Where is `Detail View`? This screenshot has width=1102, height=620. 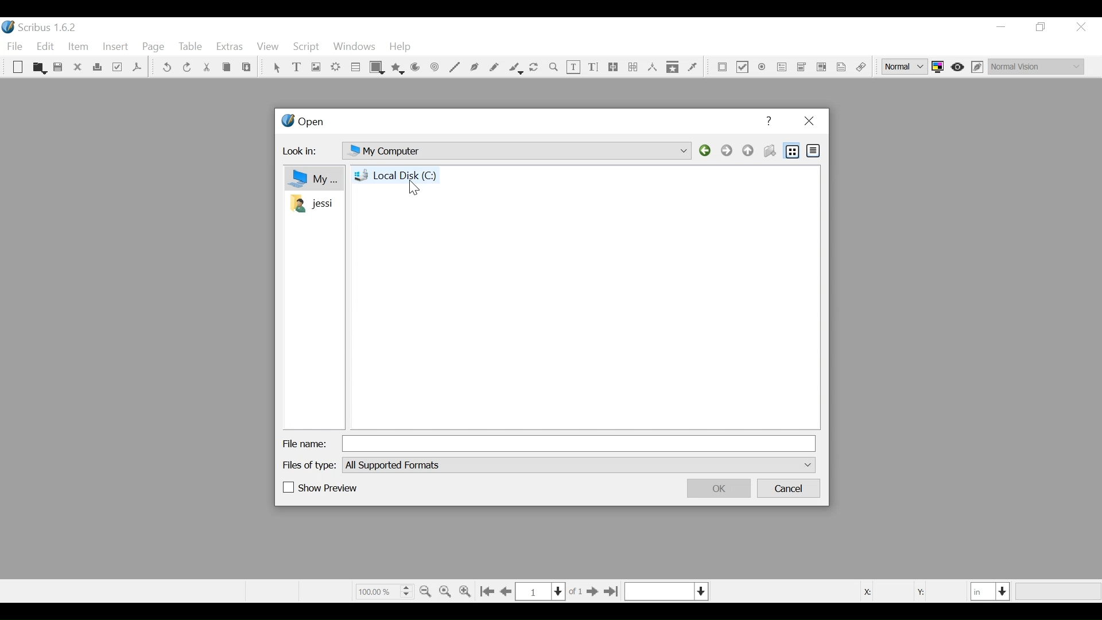
Detail View is located at coordinates (812, 150).